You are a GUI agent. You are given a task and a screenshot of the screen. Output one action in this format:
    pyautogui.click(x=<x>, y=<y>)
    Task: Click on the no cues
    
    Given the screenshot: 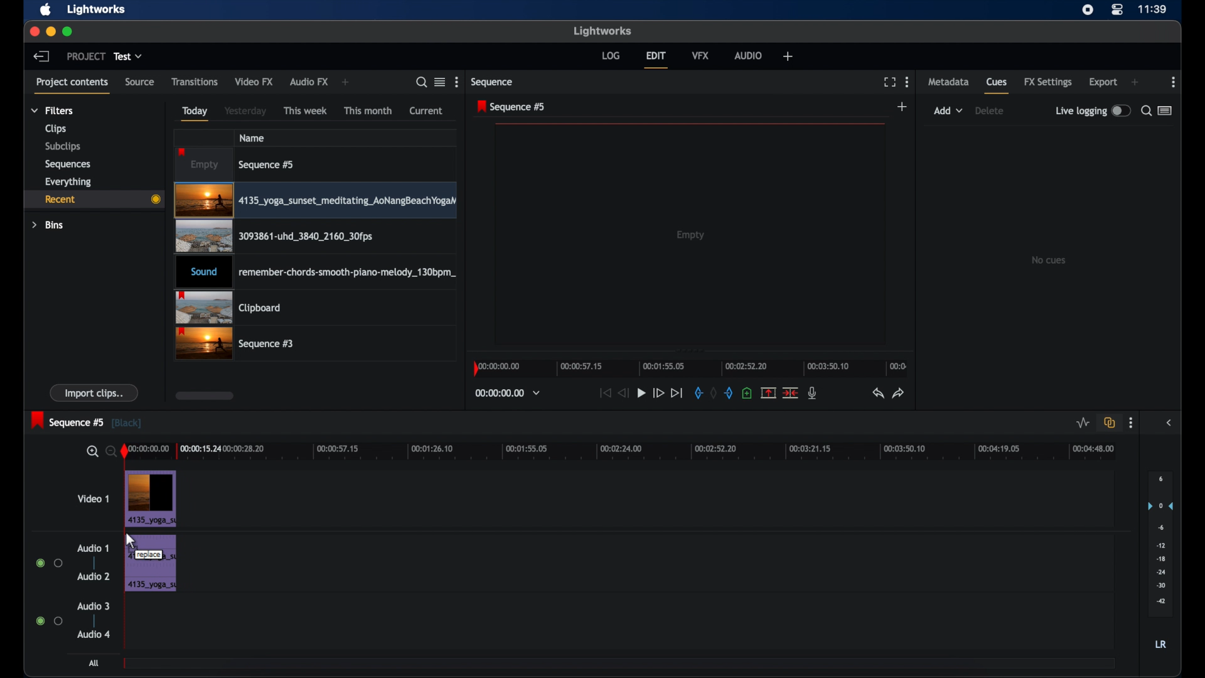 What is the action you would take?
    pyautogui.click(x=1050, y=260)
    